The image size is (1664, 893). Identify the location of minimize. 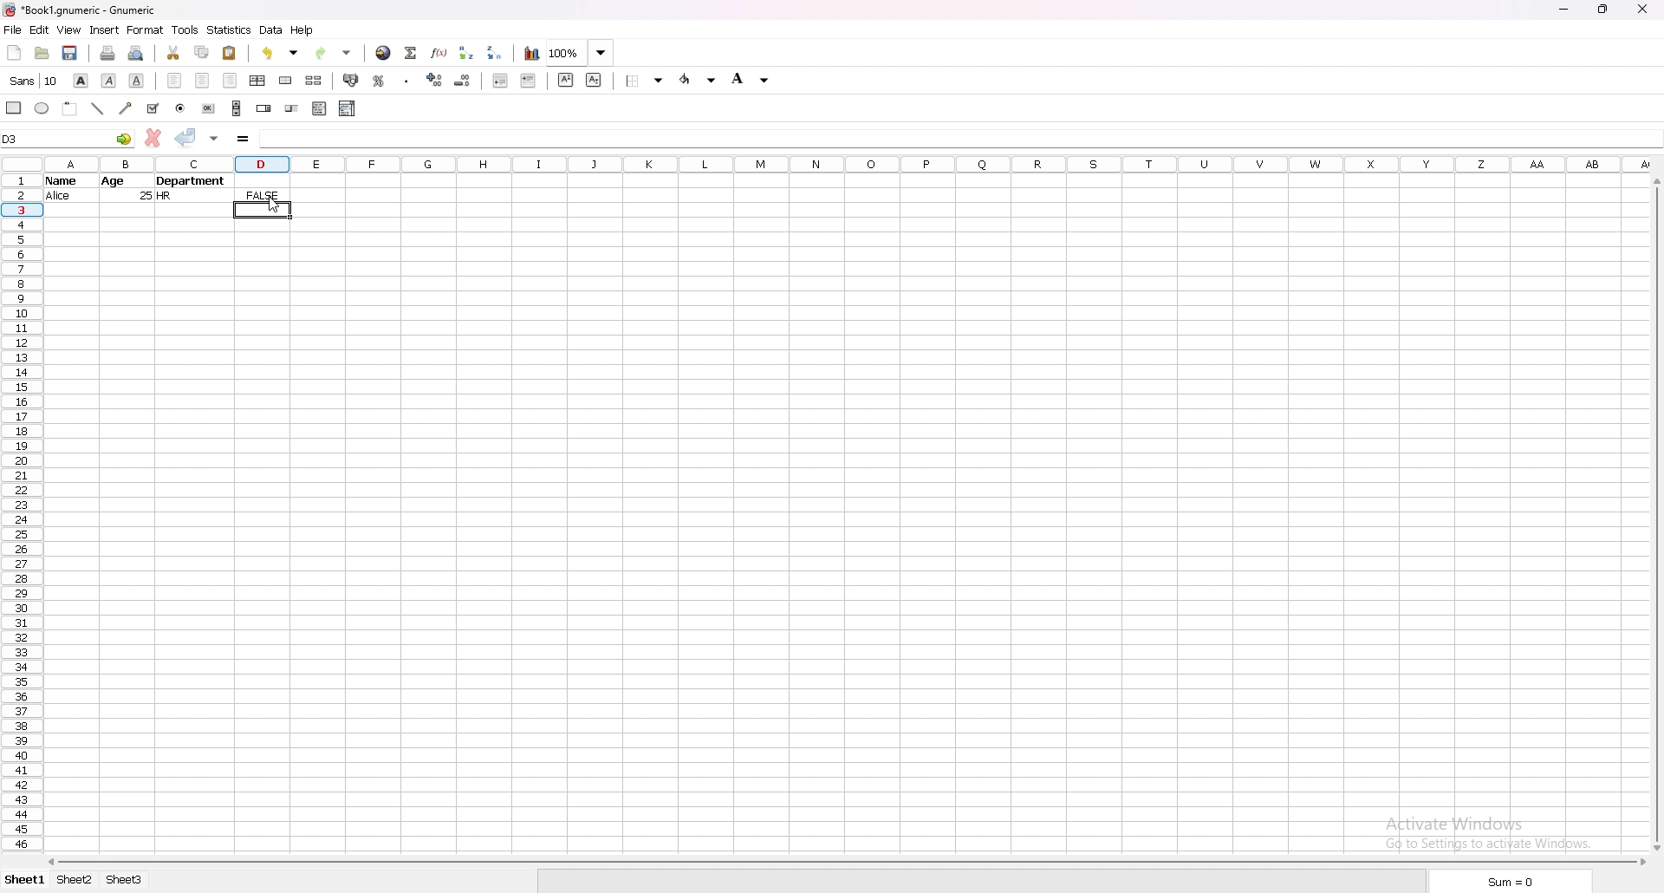
(1563, 10).